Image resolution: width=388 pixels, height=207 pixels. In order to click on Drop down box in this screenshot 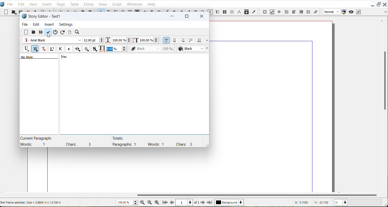, I will do `click(385, 12)`.